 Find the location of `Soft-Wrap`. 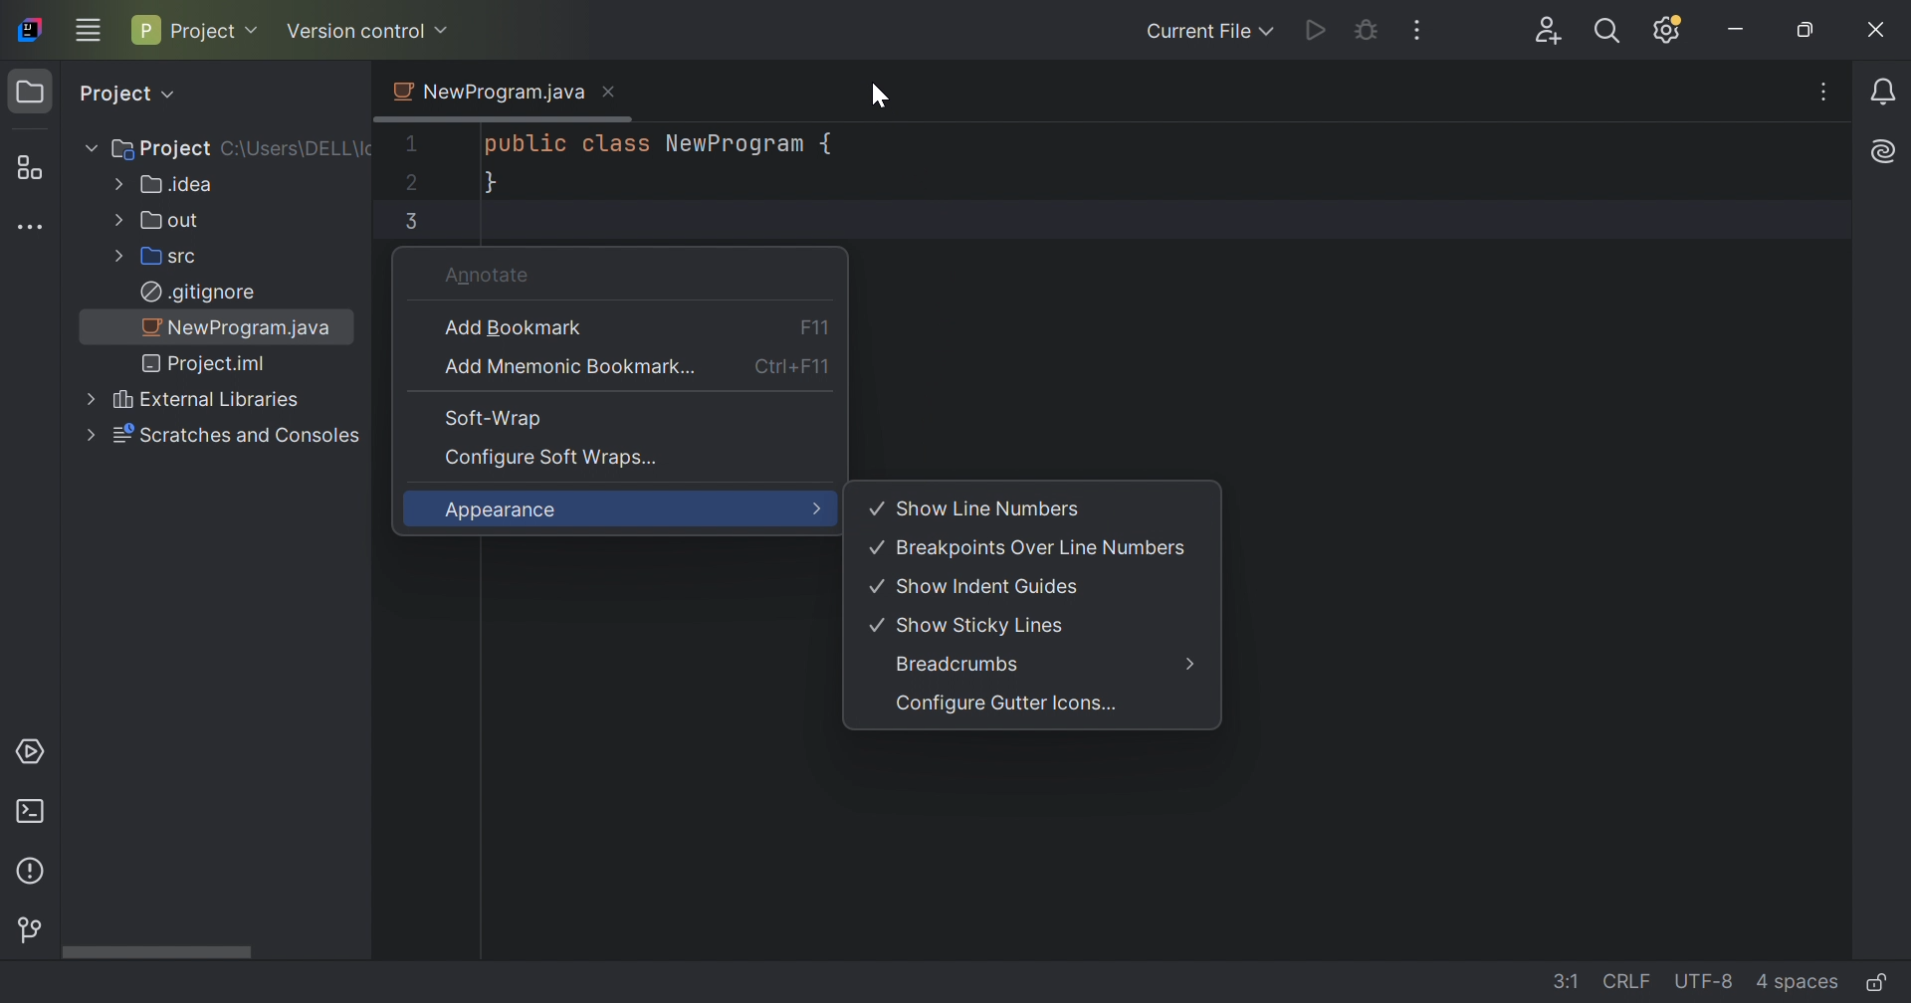

Soft-Wrap is located at coordinates (489, 418).